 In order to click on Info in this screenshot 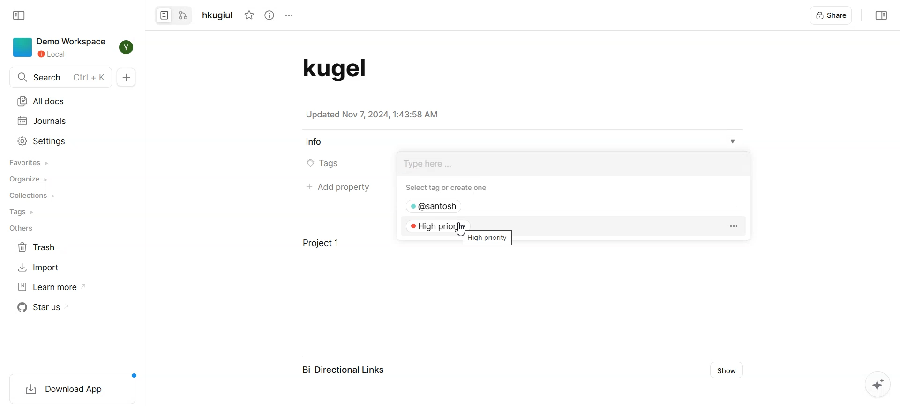, I will do `click(312, 141)`.